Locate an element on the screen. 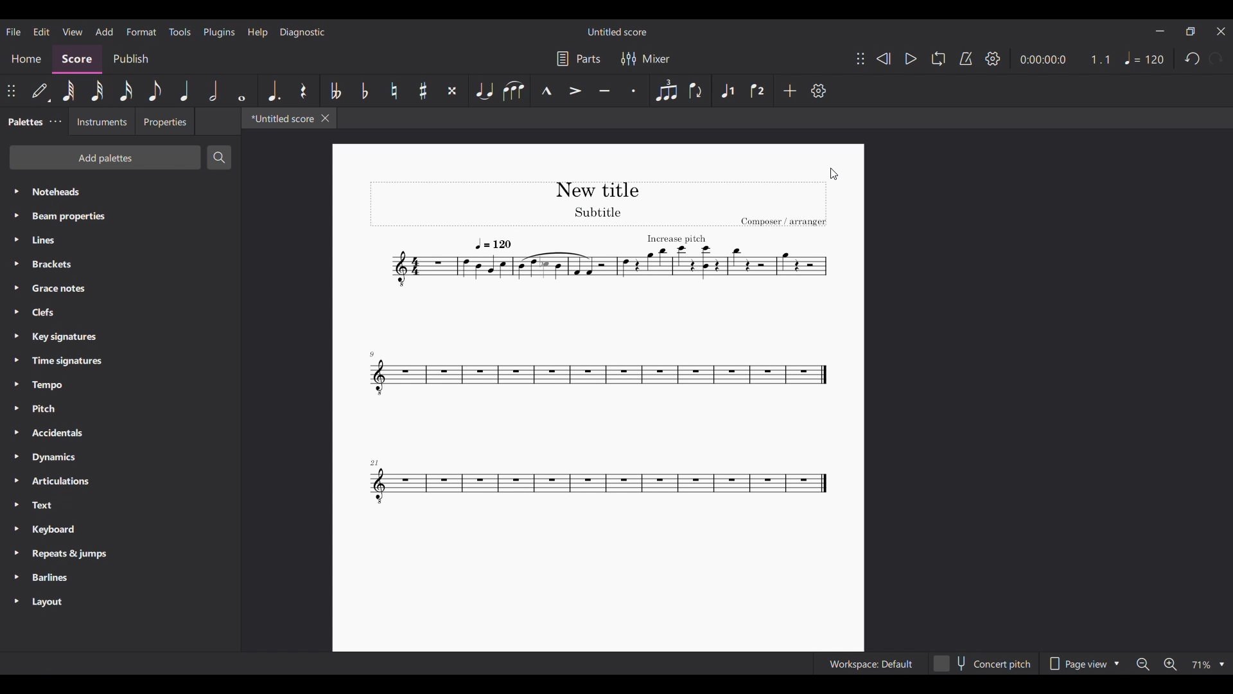  Clefs is located at coordinates (120, 312).